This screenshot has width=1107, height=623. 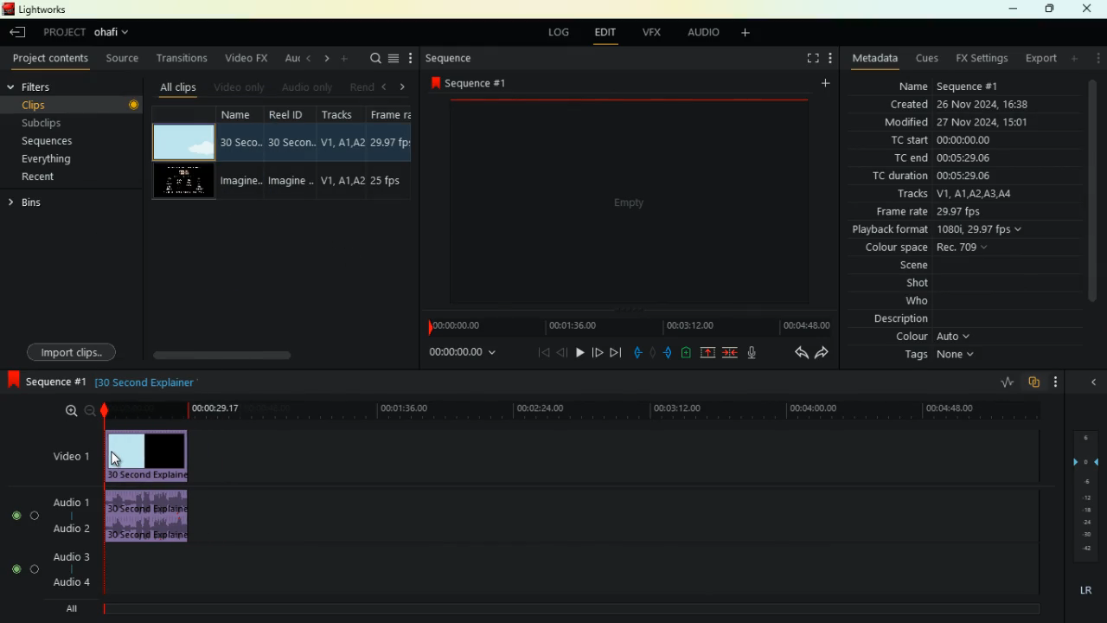 What do you see at coordinates (1011, 10) in the screenshot?
I see `minimize` at bounding box center [1011, 10].